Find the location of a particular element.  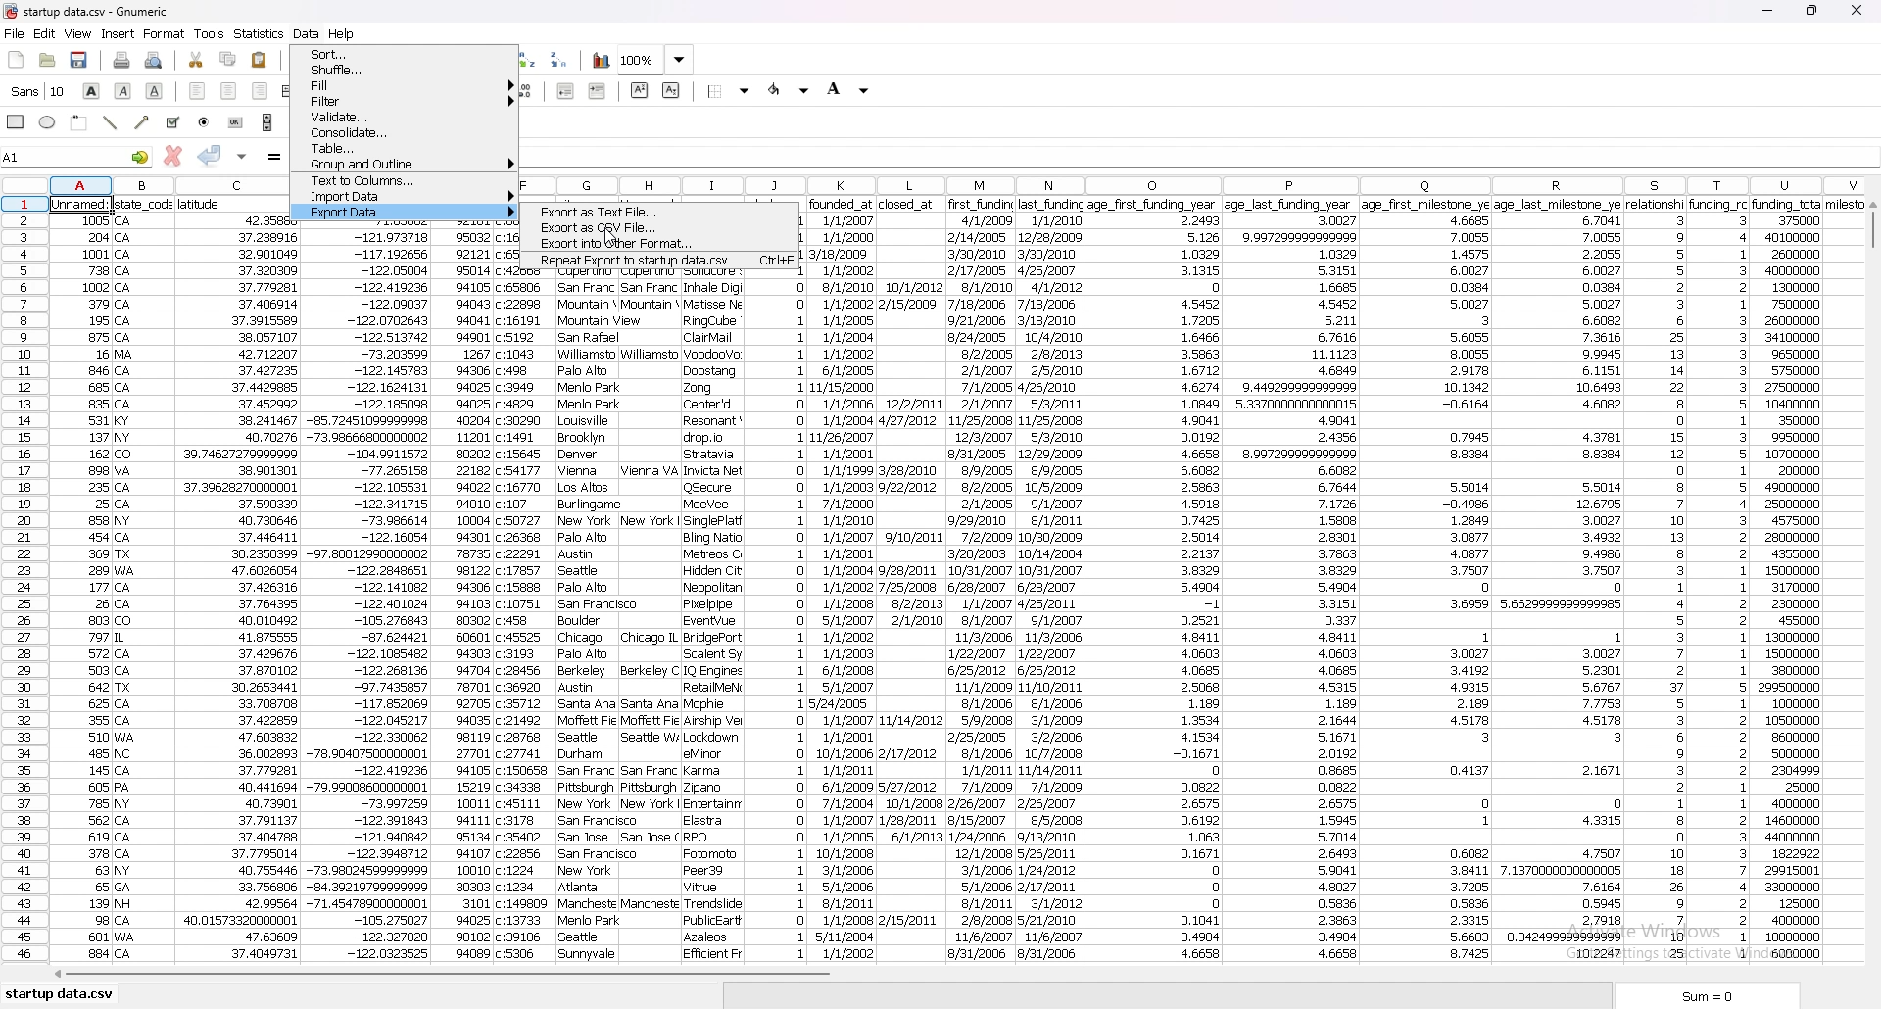

cursor is located at coordinates (610, 236).